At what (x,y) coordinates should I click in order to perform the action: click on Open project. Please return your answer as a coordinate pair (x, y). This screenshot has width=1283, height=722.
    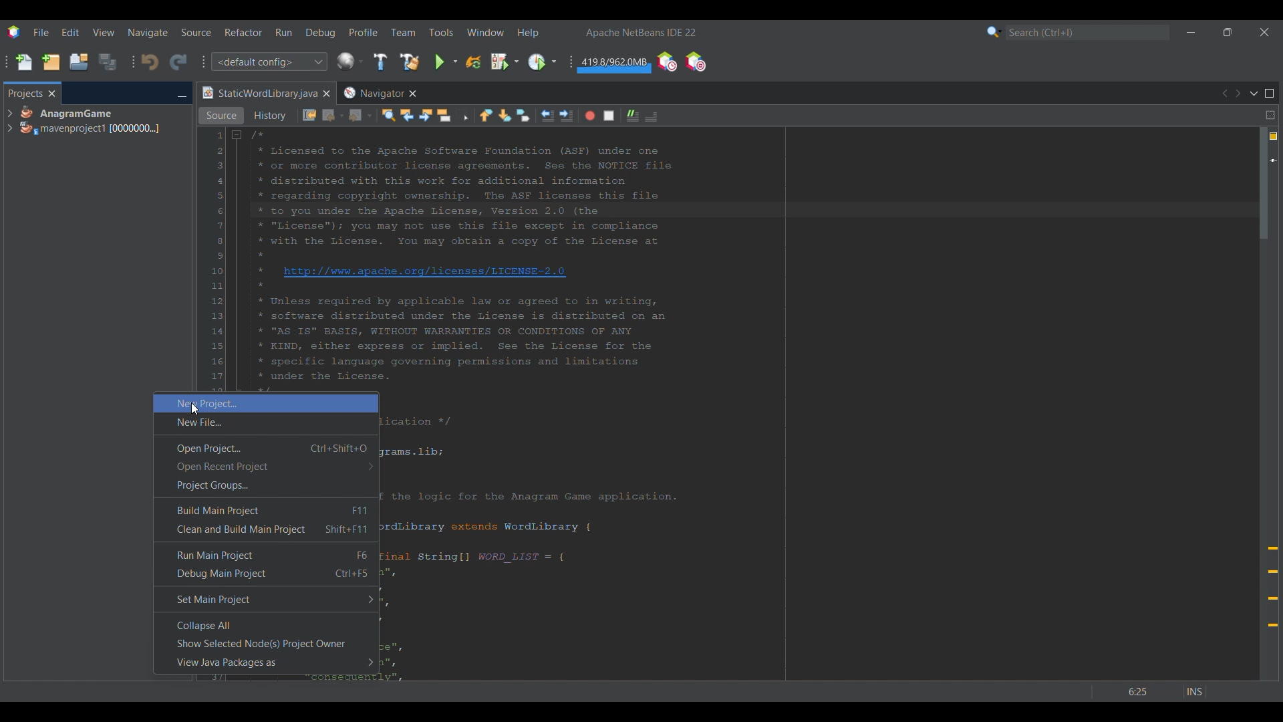
    Looking at the image, I should click on (79, 62).